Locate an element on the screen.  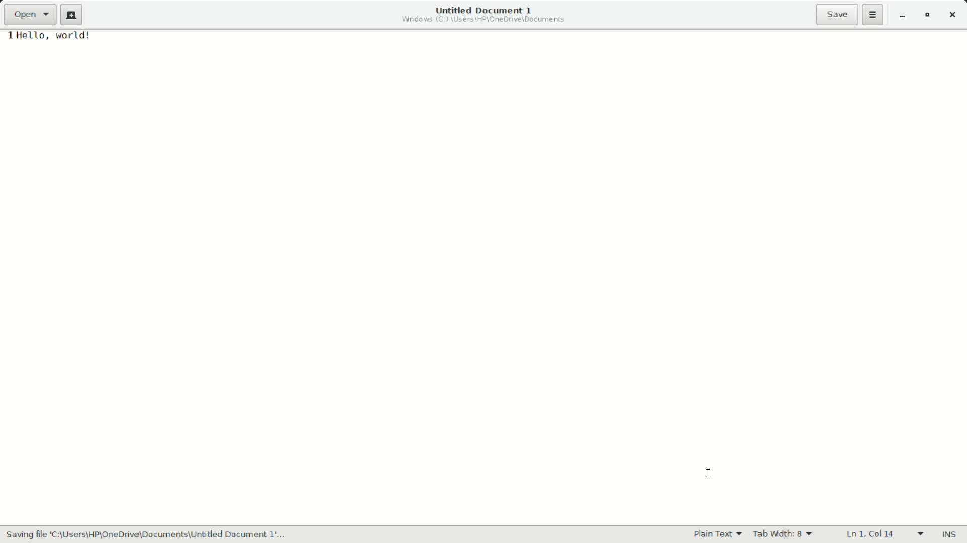
Untitled Document 1 is located at coordinates (479, 10).